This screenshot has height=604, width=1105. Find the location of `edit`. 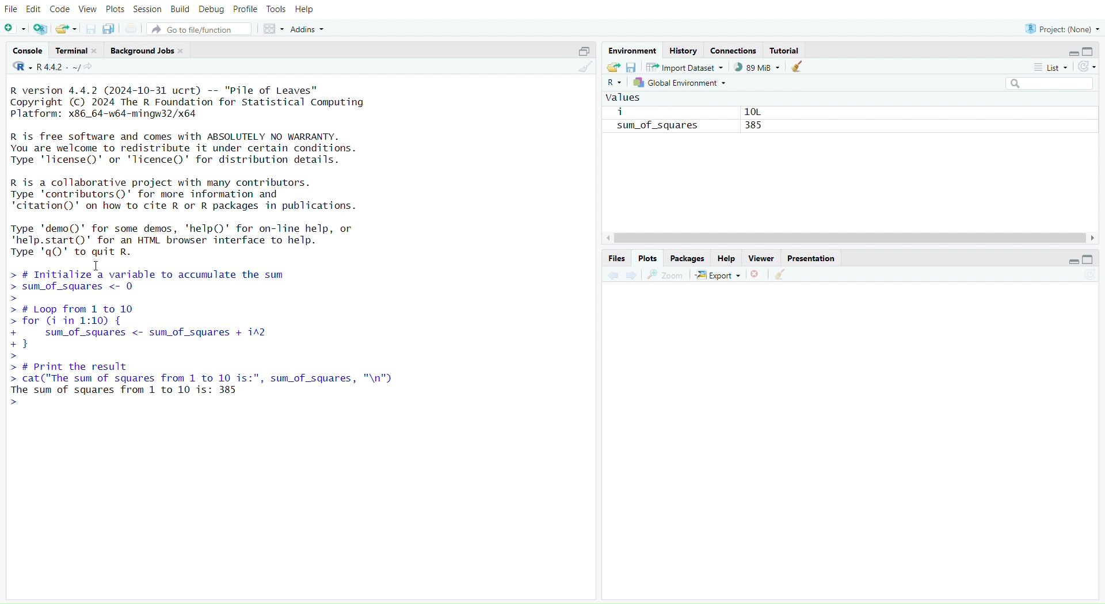

edit is located at coordinates (34, 9).